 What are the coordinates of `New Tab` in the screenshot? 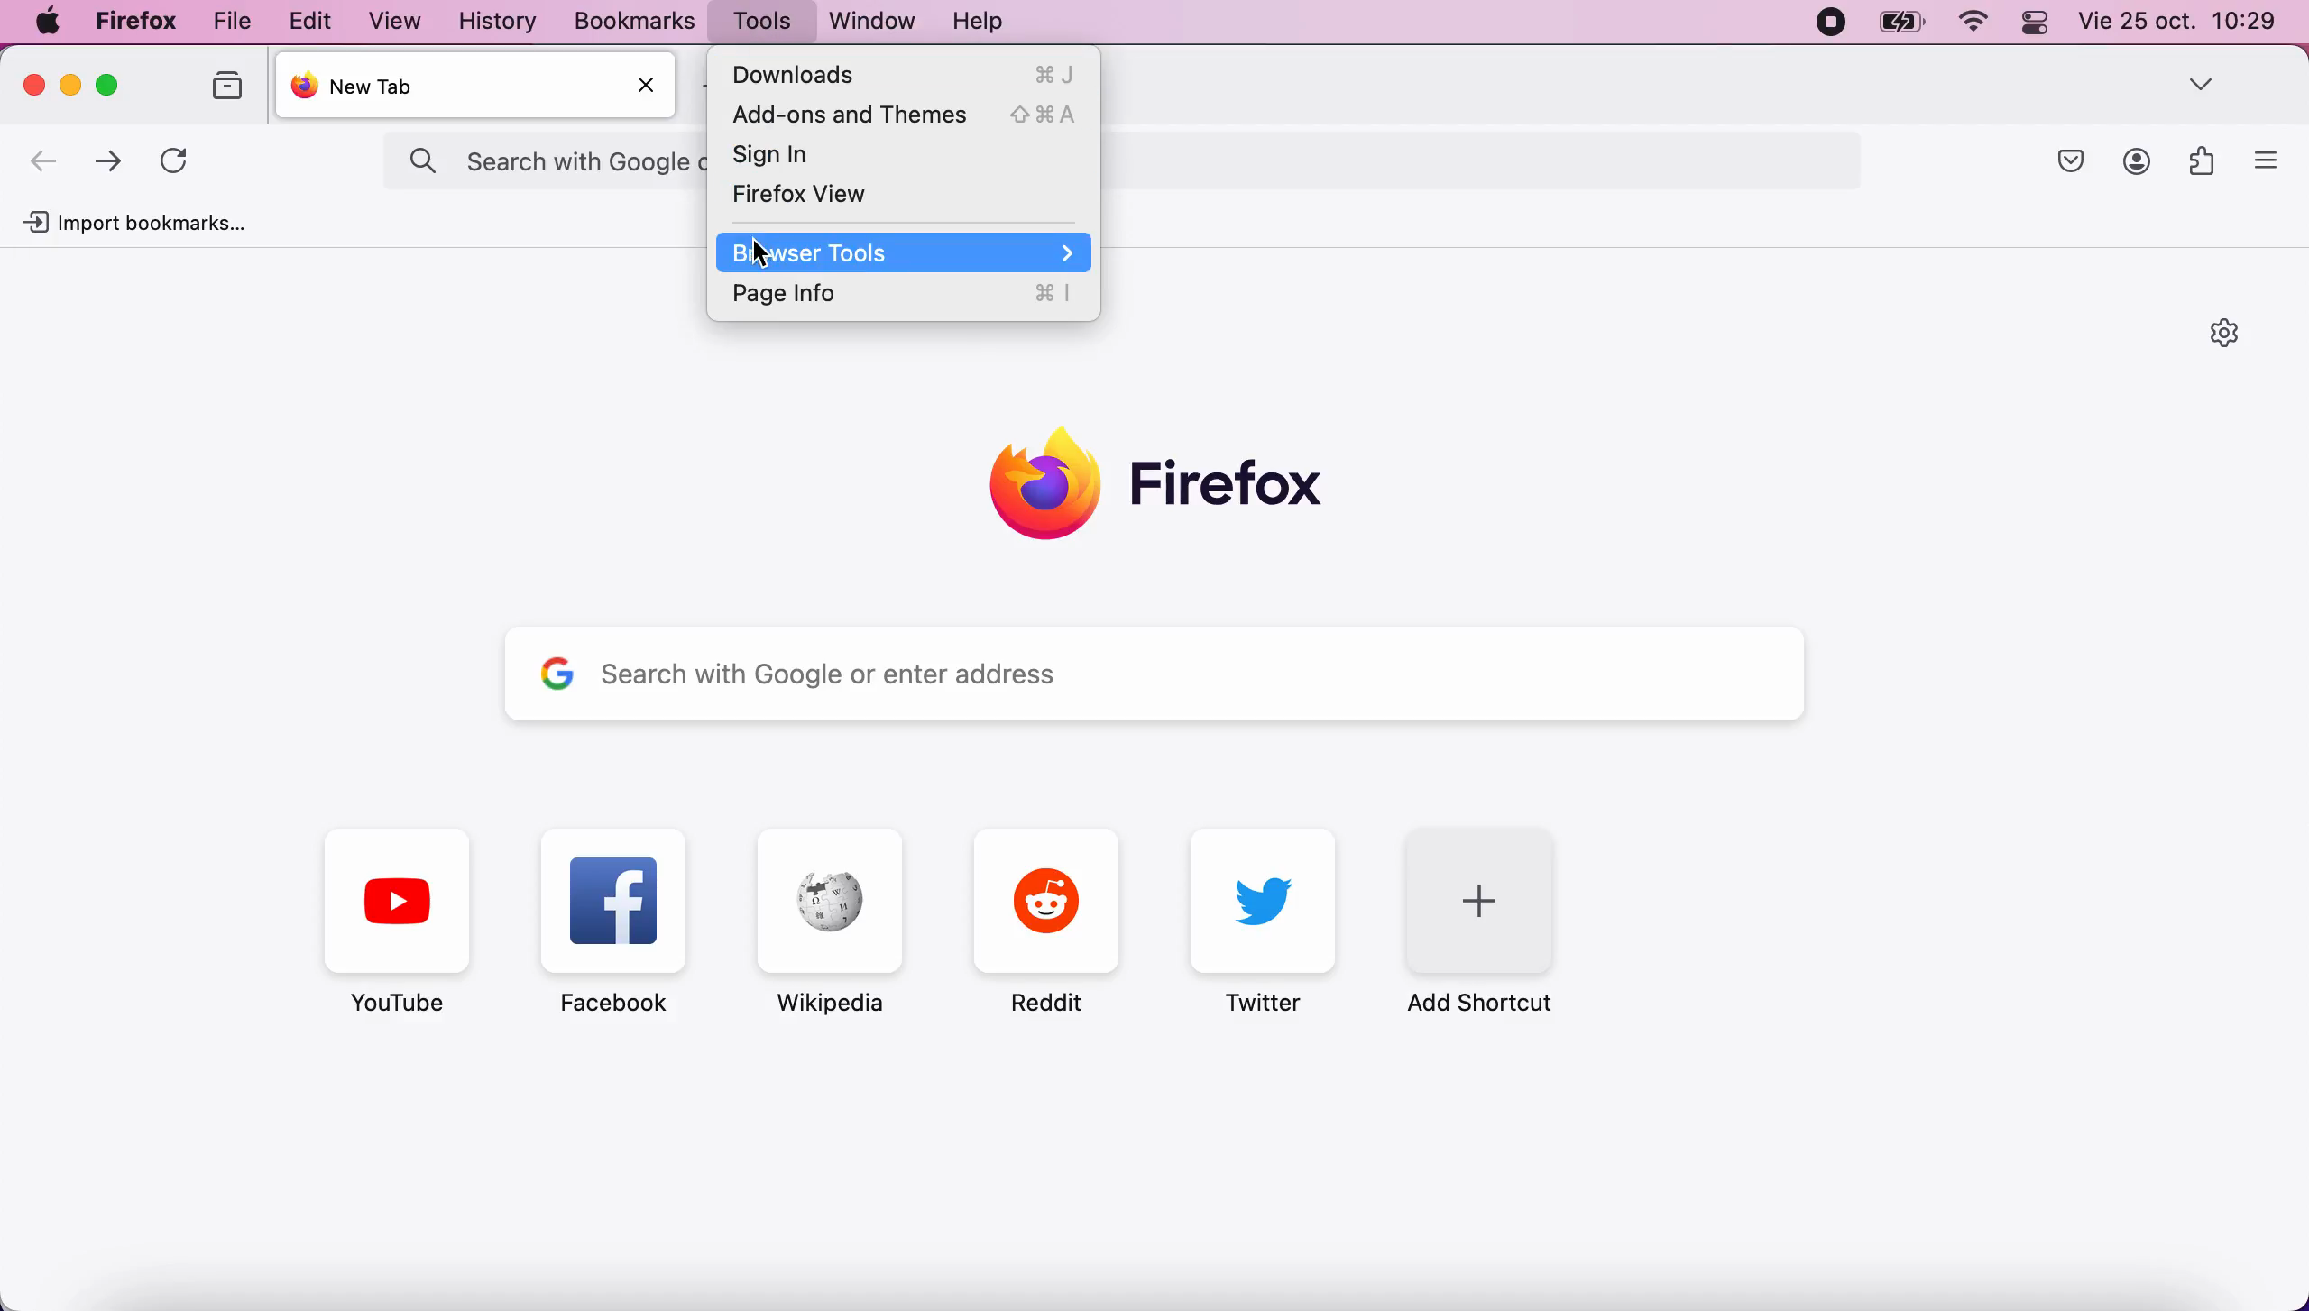 It's located at (480, 84).